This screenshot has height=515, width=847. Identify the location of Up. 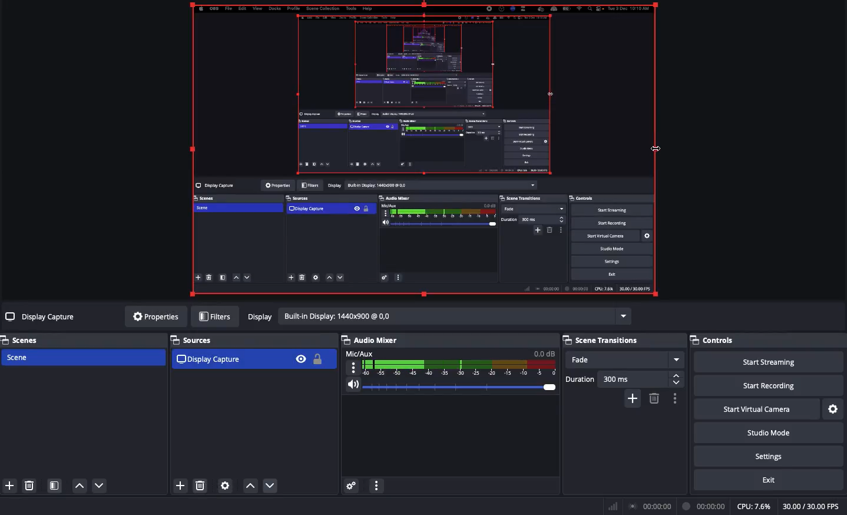
(250, 487).